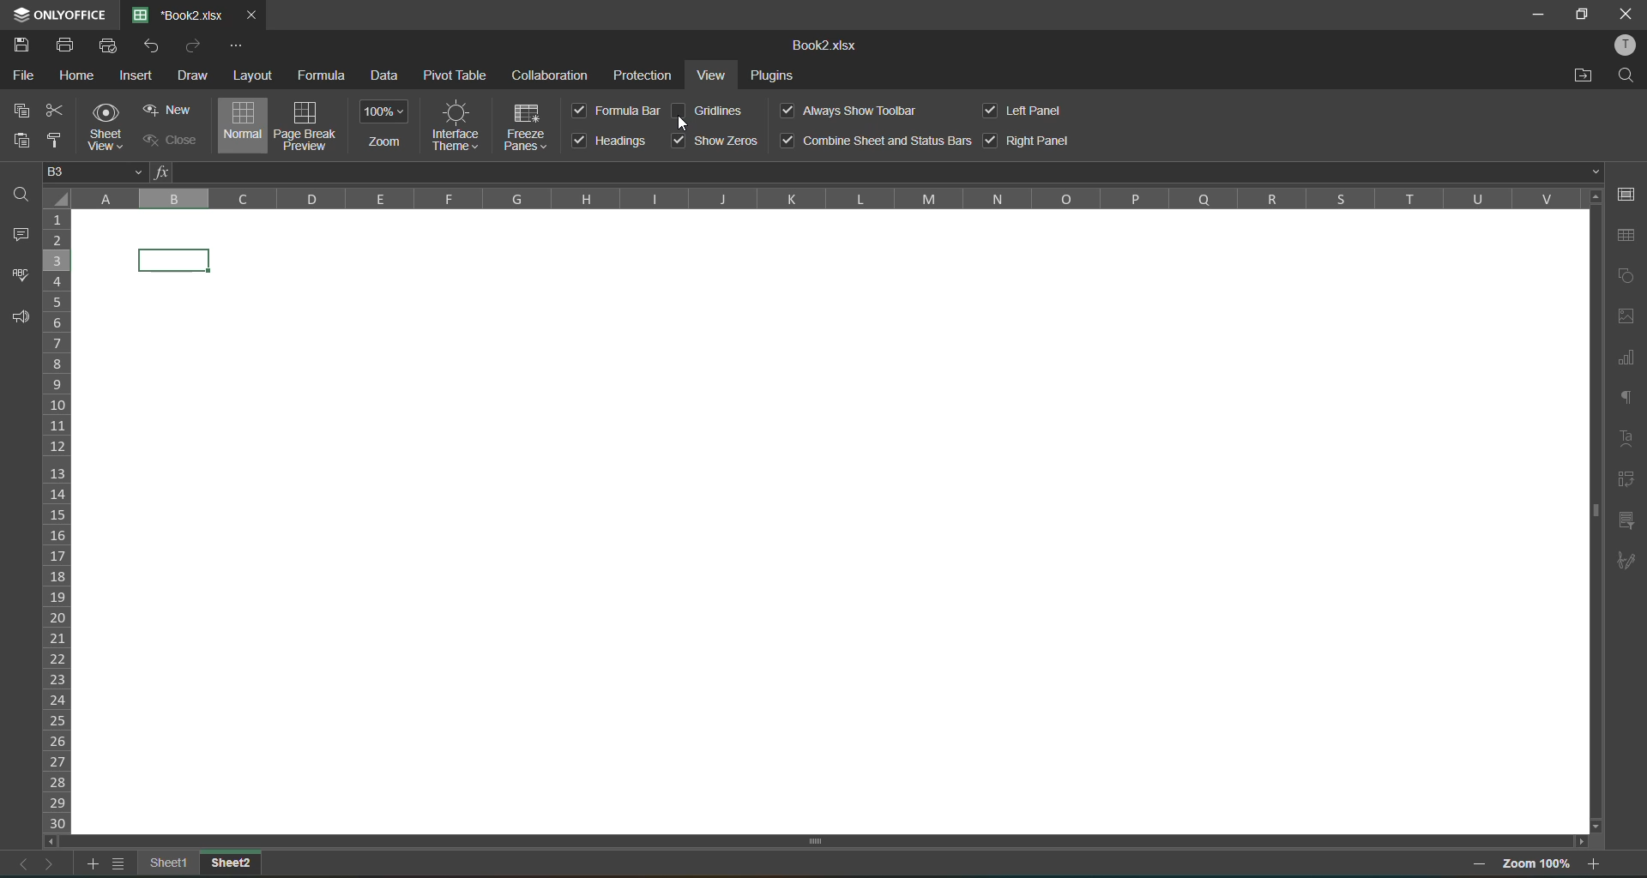  What do you see at coordinates (773, 76) in the screenshot?
I see `plugins` at bounding box center [773, 76].